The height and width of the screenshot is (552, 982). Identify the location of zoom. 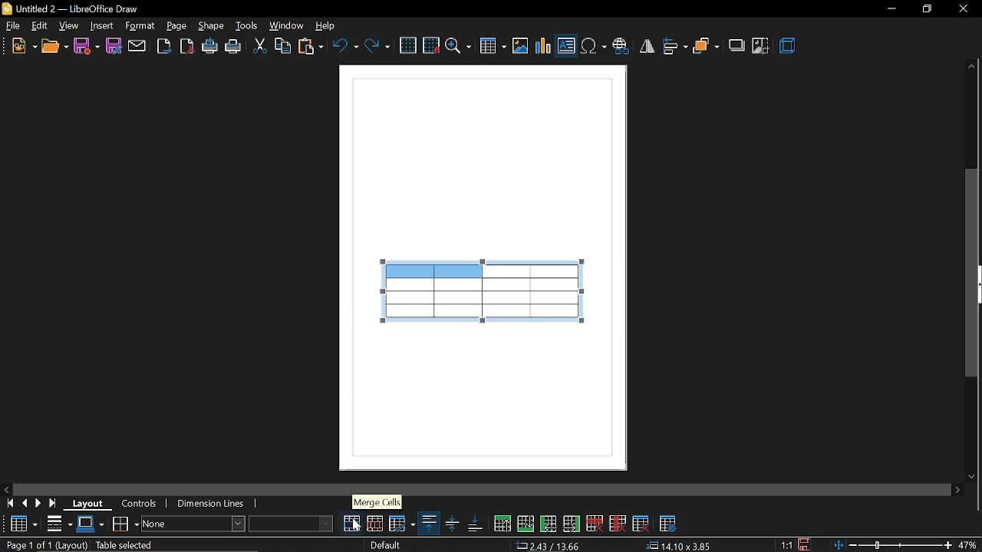
(459, 46).